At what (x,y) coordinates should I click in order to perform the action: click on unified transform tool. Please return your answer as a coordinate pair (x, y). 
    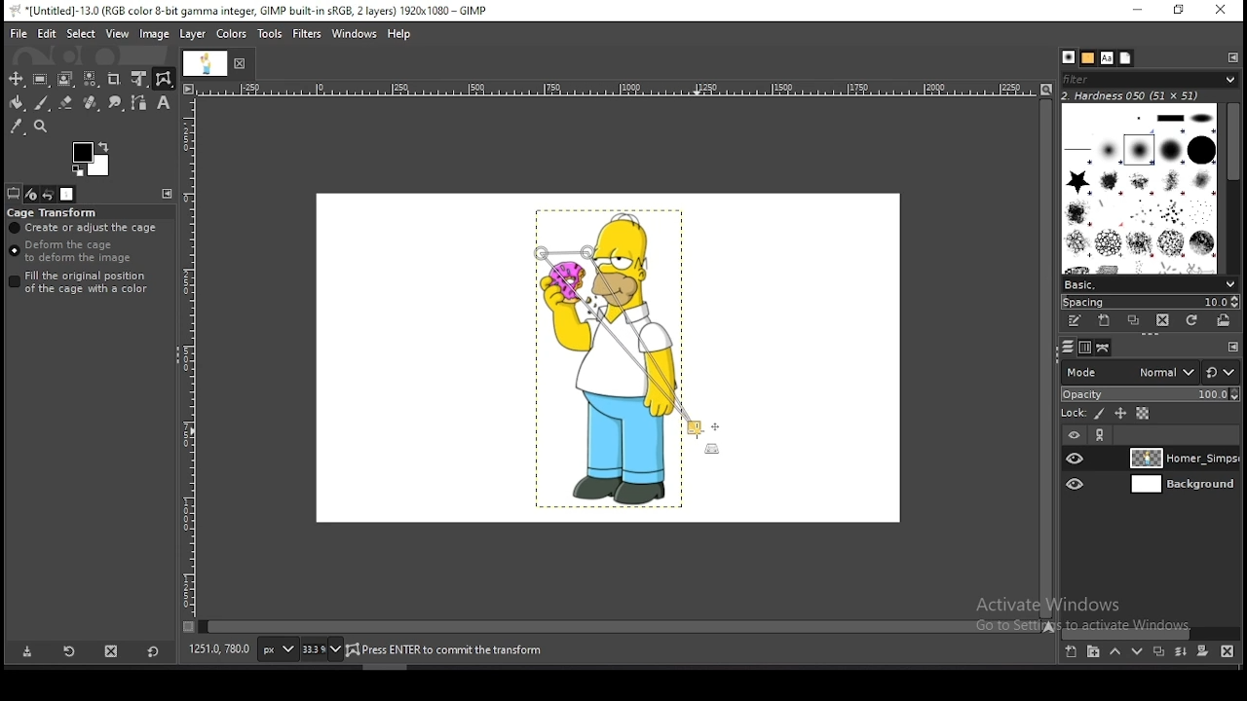
    Looking at the image, I should click on (139, 79).